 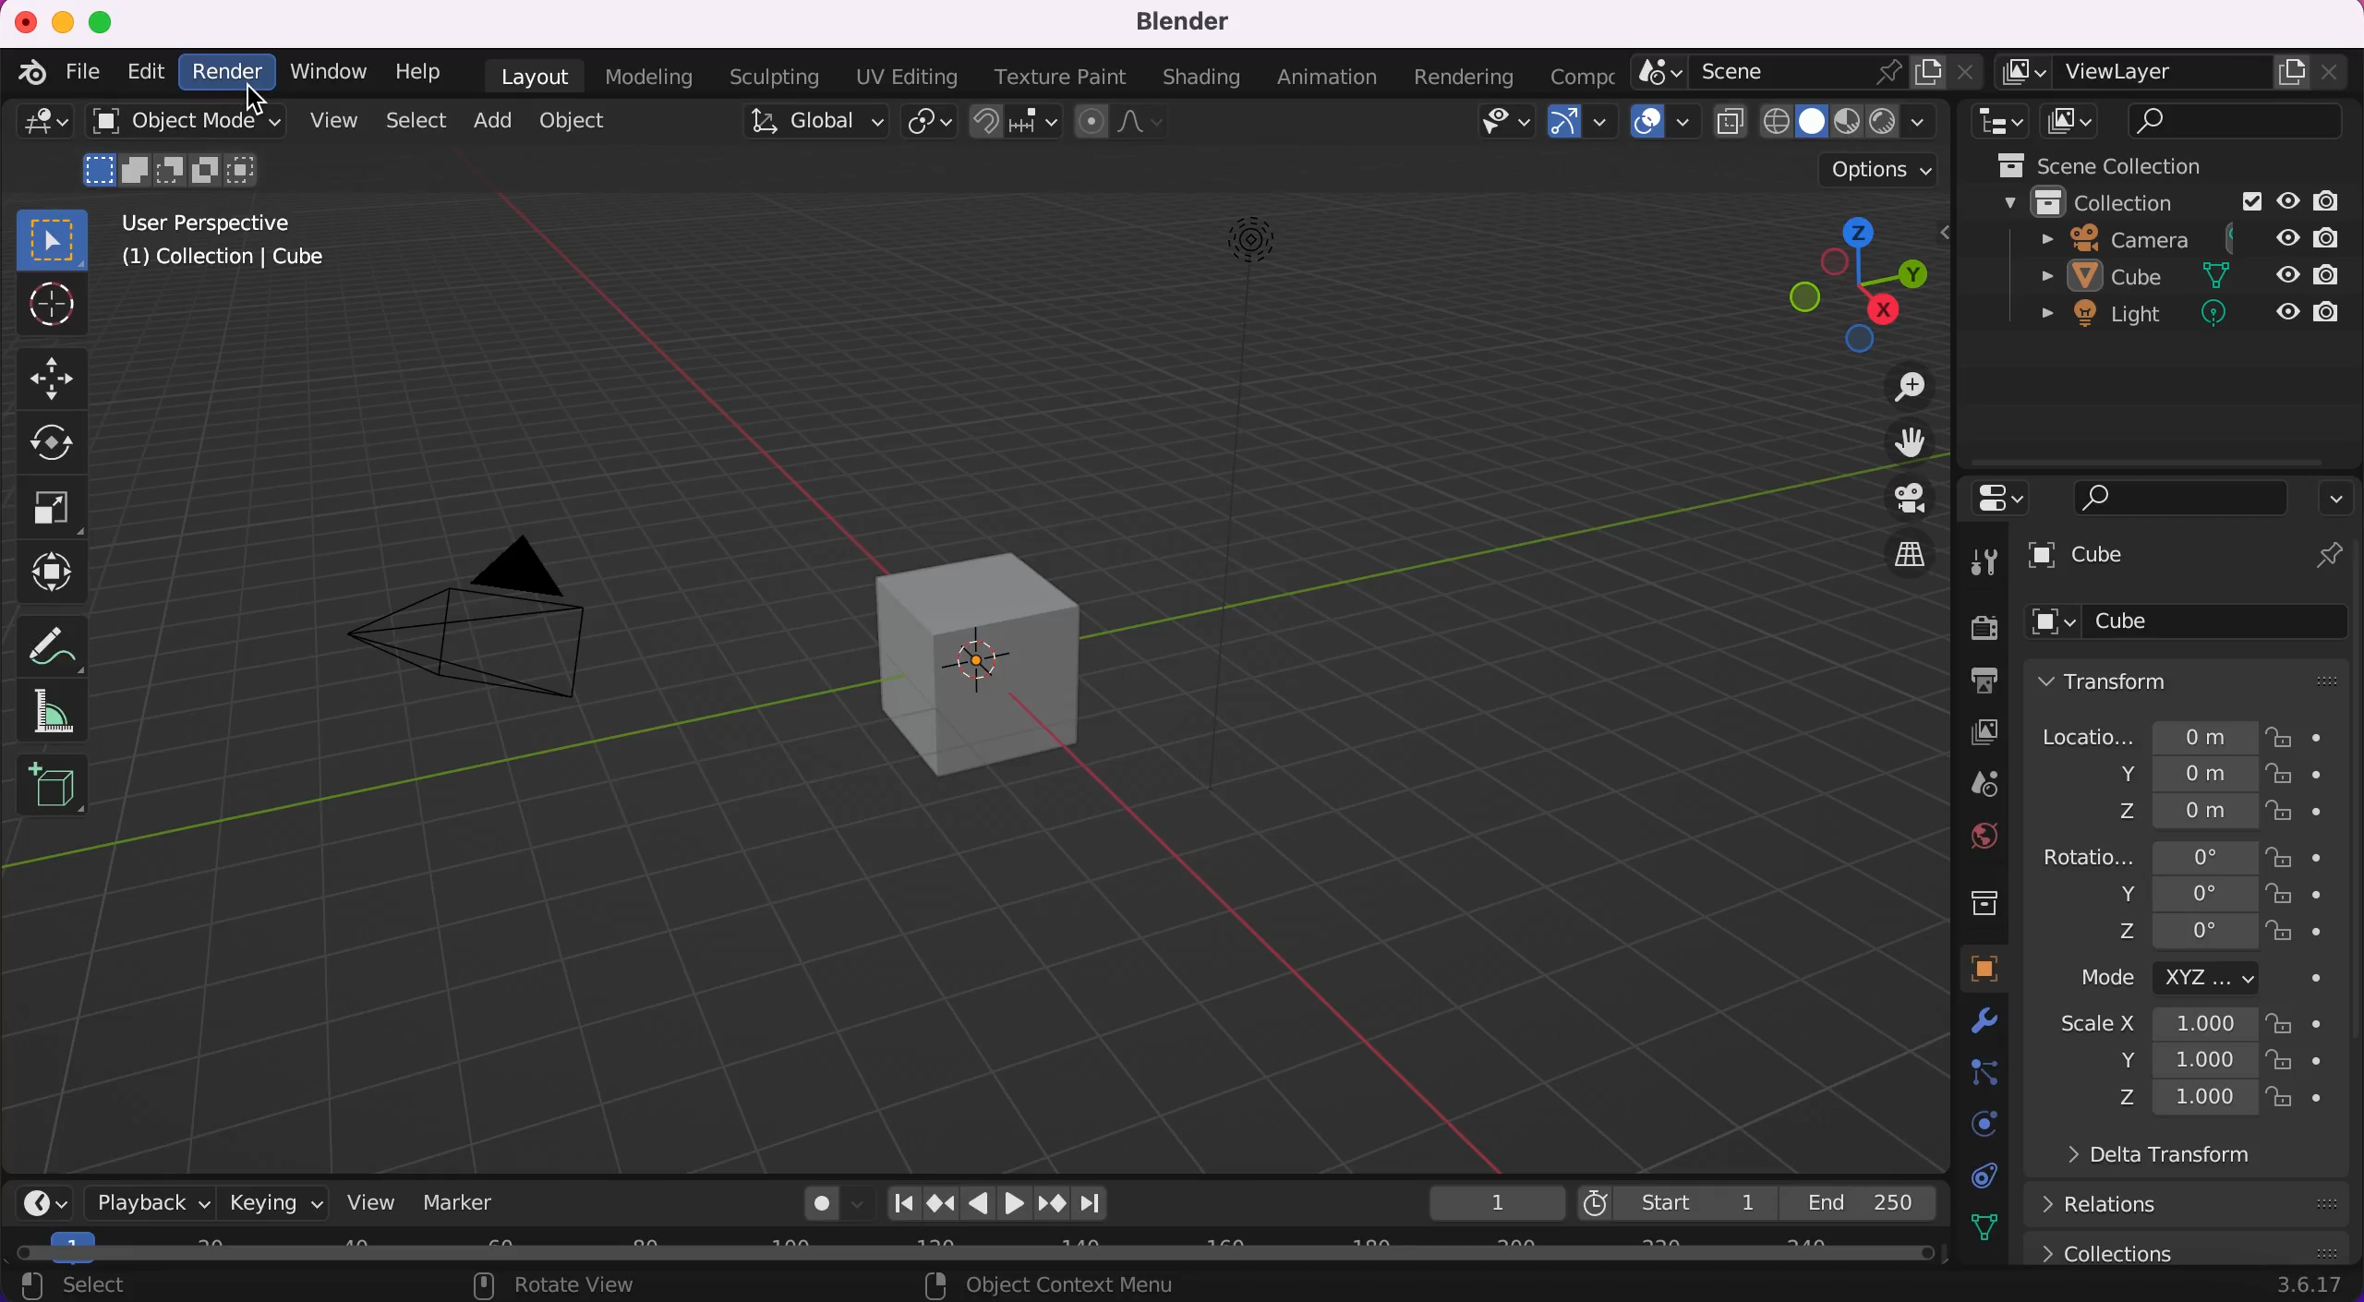 What do you see at coordinates (2140, 734) in the screenshot?
I see `locatio... 0m` at bounding box center [2140, 734].